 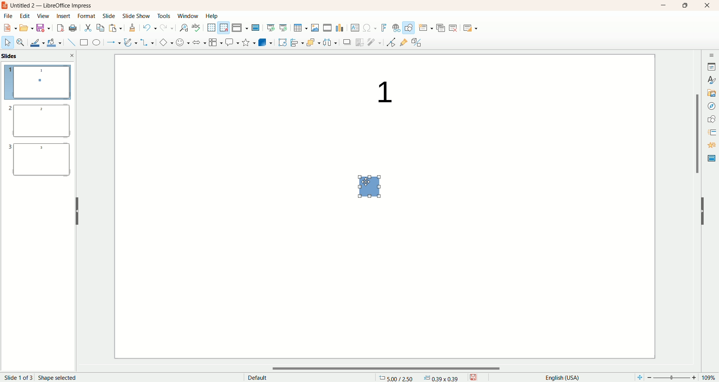 I want to click on insert audio or video, so click(x=327, y=28).